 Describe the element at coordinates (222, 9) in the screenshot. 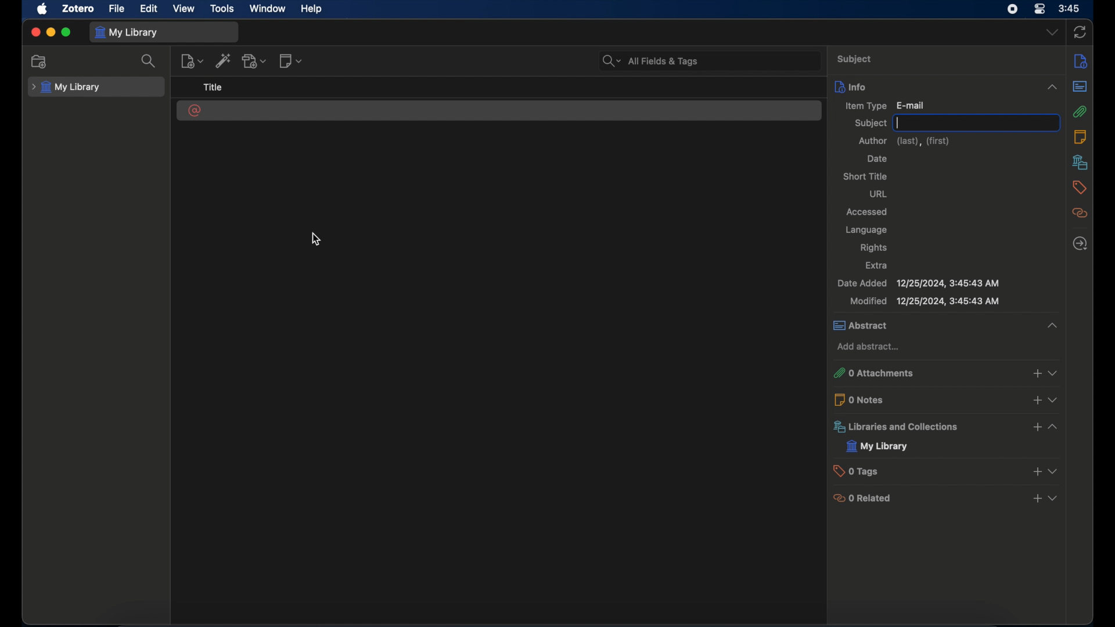

I see `tools` at that location.